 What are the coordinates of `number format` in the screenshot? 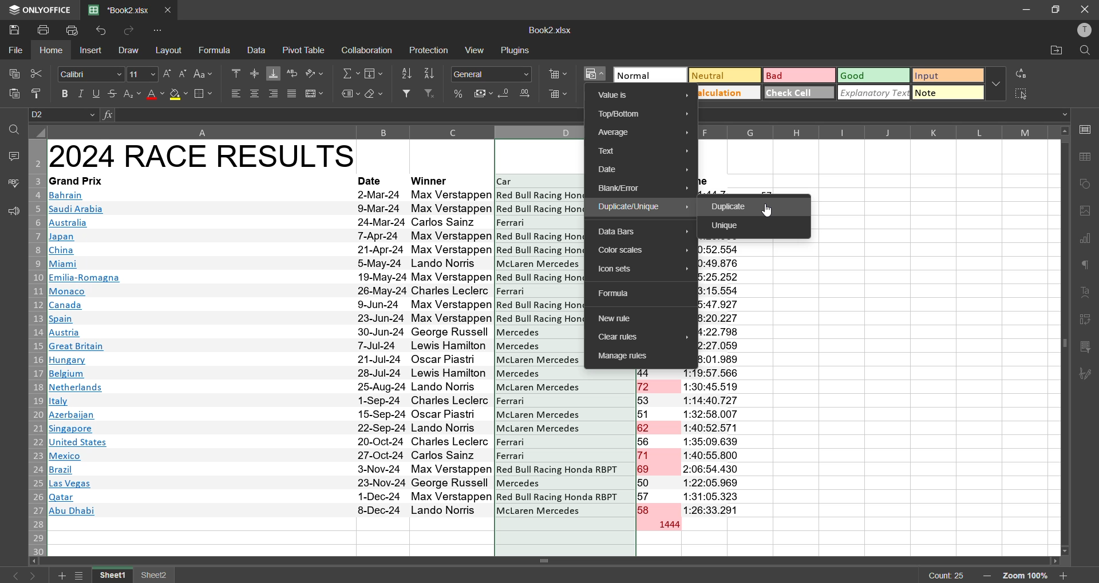 It's located at (495, 74).